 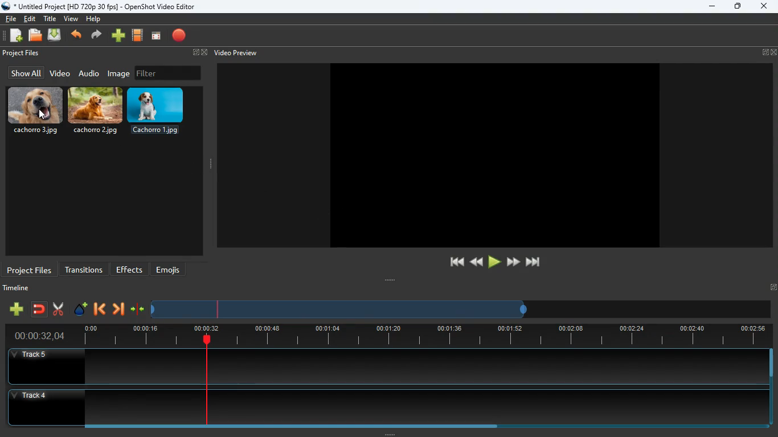 What do you see at coordinates (156, 36) in the screenshot?
I see `screen` at bounding box center [156, 36].